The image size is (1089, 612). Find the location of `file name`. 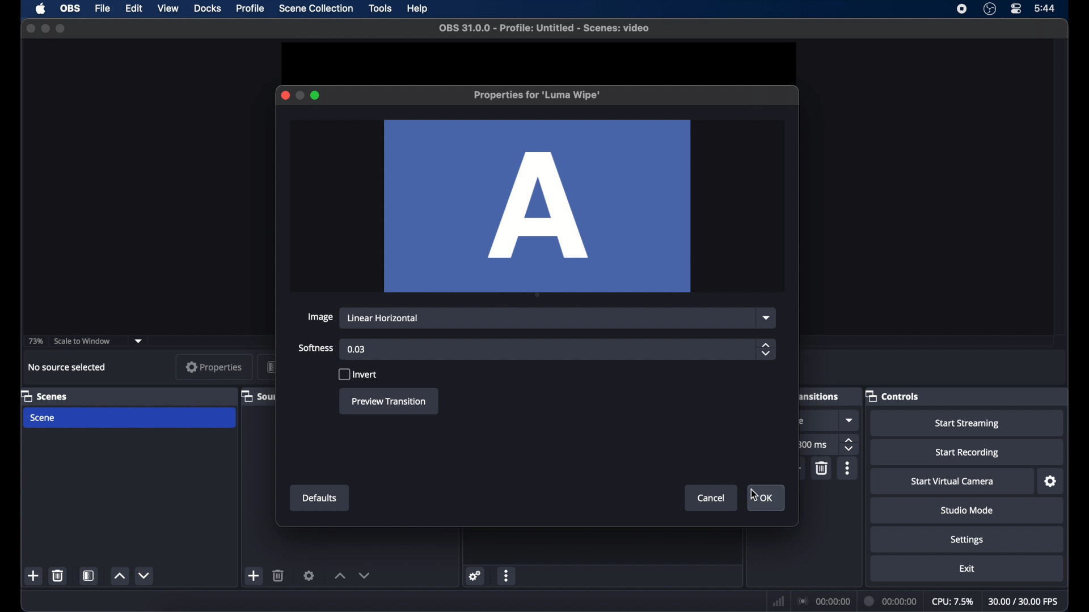

file name is located at coordinates (546, 28).